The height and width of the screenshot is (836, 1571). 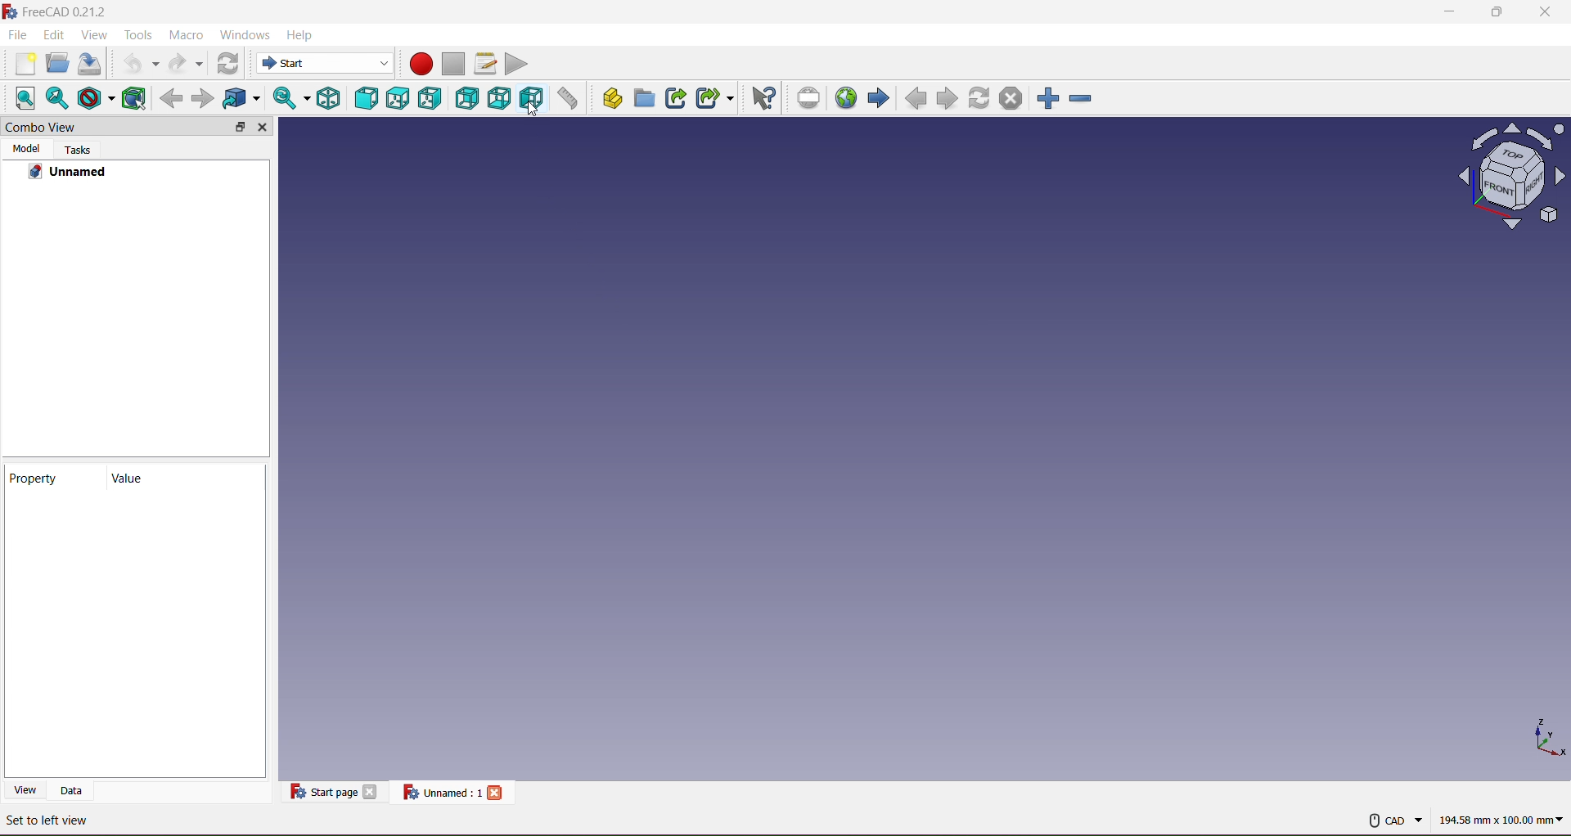 I want to click on Start, so click(x=304, y=62).